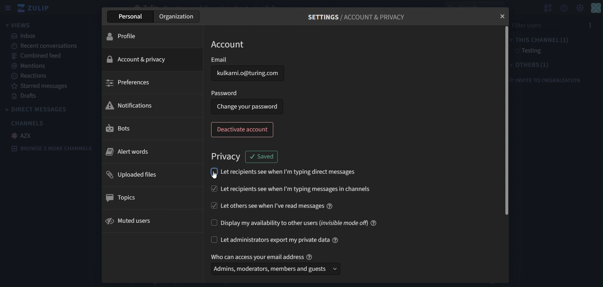 The height and width of the screenshot is (287, 603). What do you see at coordinates (31, 36) in the screenshot?
I see `inbox` at bounding box center [31, 36].